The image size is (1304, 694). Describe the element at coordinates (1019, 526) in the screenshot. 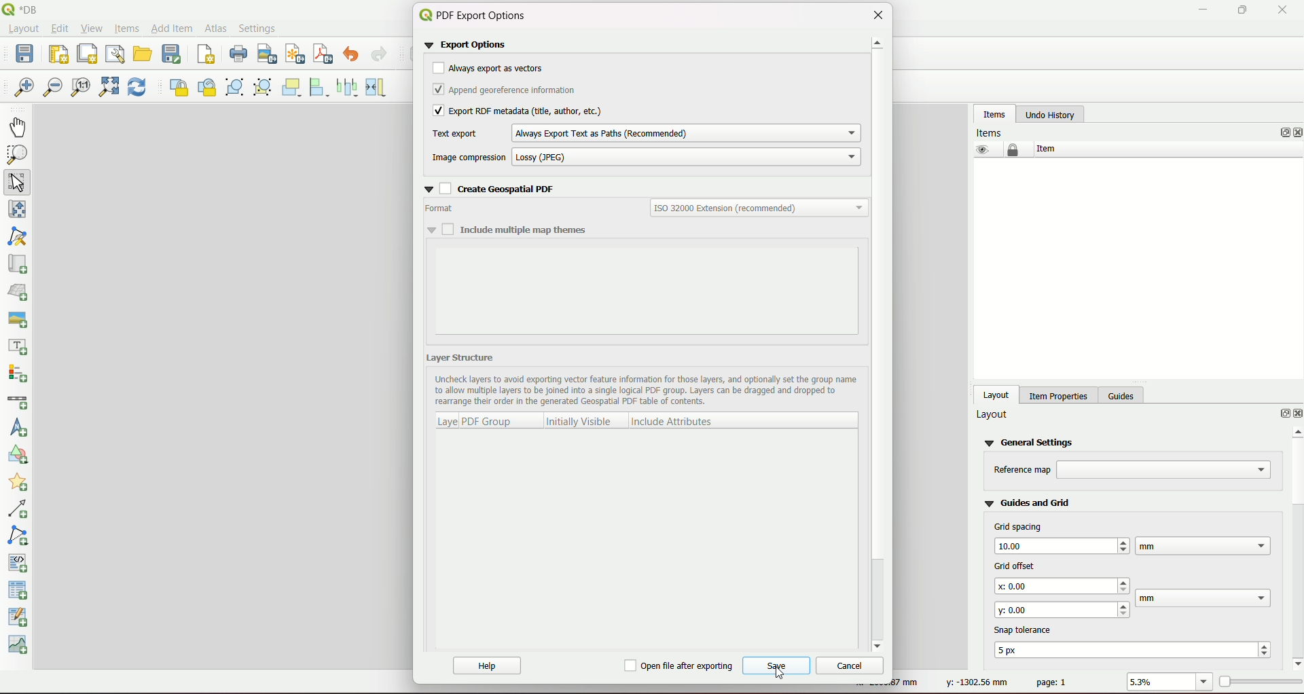

I see `grid spacing` at that location.